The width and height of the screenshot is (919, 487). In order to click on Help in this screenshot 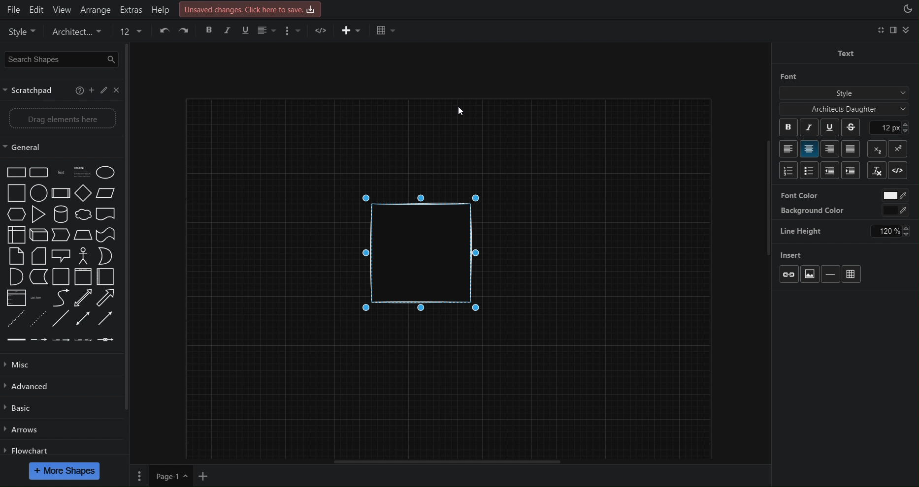, I will do `click(160, 8)`.